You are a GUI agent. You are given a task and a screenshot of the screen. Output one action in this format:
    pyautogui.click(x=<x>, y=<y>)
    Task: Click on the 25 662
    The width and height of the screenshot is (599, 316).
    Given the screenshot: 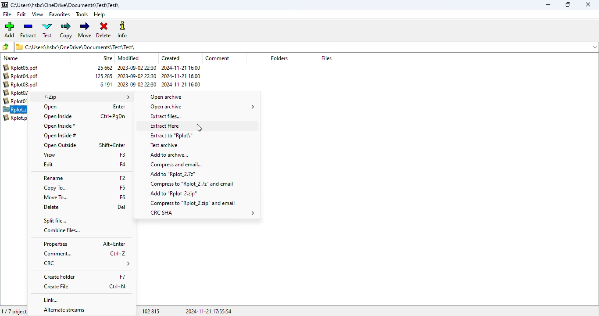 What is the action you would take?
    pyautogui.click(x=106, y=68)
    